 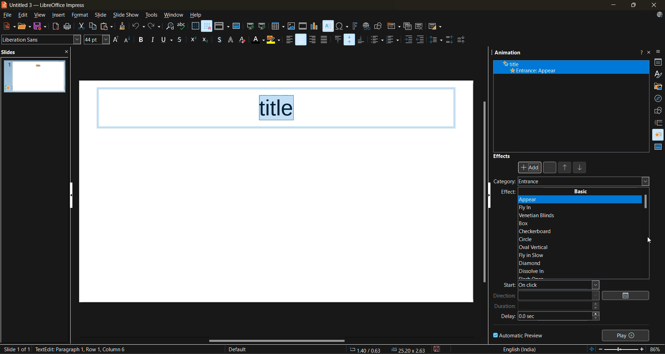 I want to click on app name and file name, so click(x=48, y=5).